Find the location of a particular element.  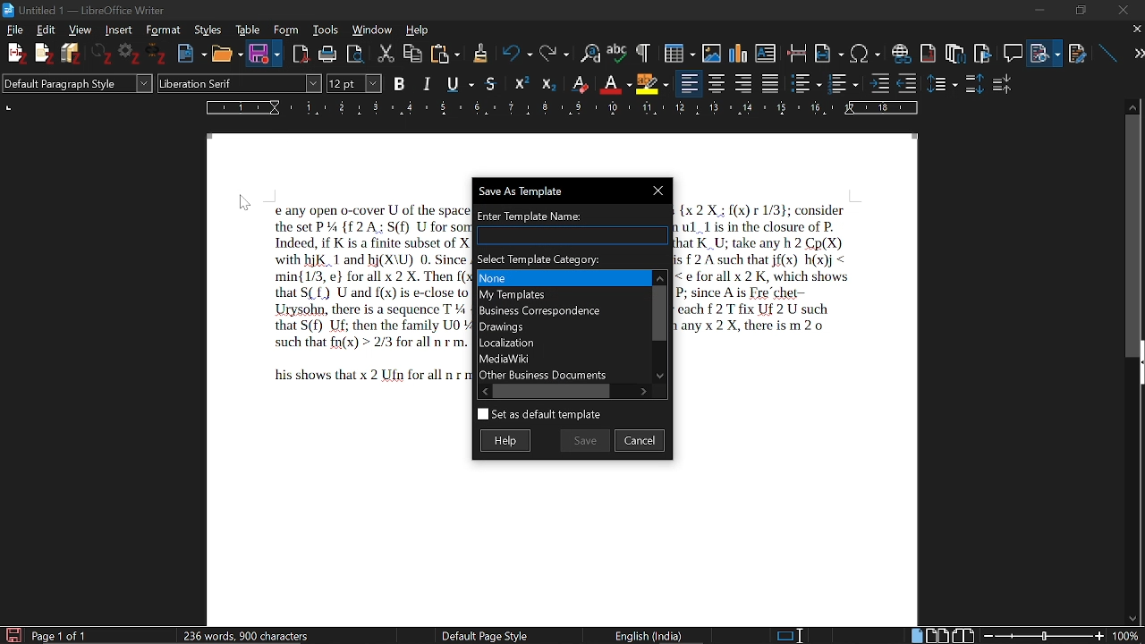

 is located at coordinates (879, 82).